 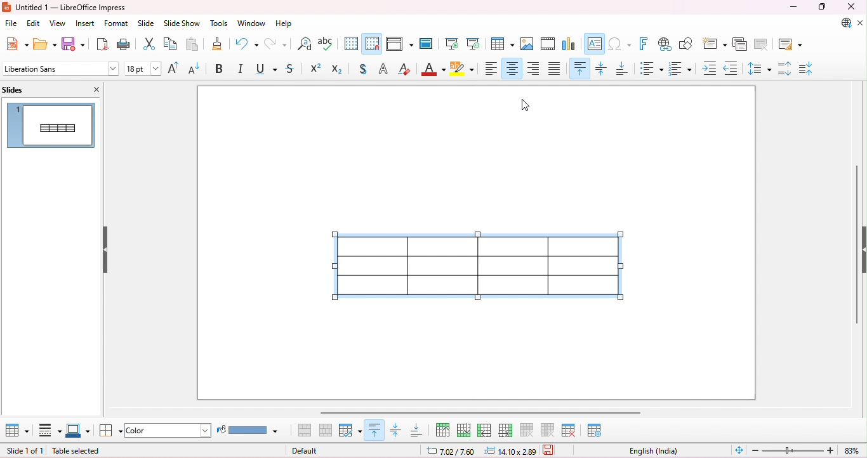 What do you see at coordinates (65, 7) in the screenshot?
I see `untitled 1- libreoffice impress` at bounding box center [65, 7].